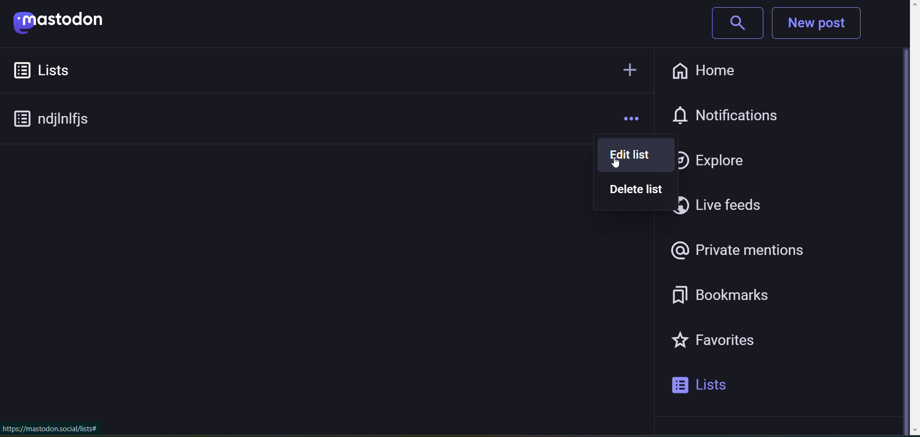 This screenshot has width=920, height=437. I want to click on edit list, so click(621, 154).